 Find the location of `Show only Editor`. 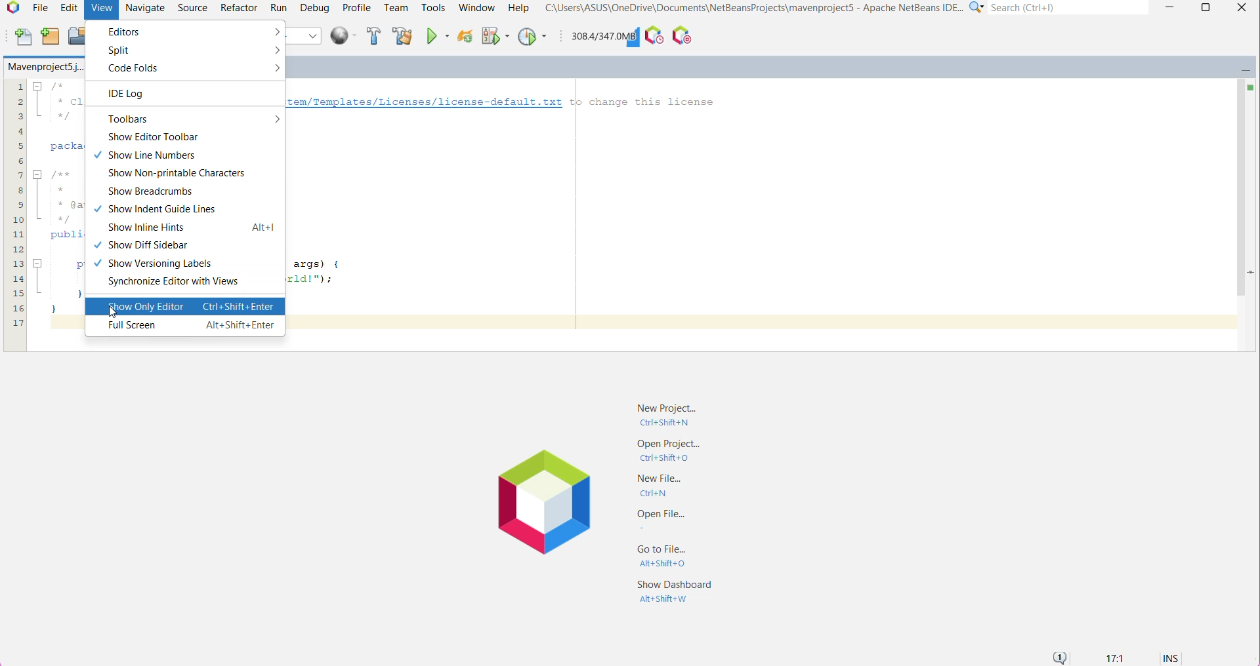

Show only Editor is located at coordinates (184, 307).